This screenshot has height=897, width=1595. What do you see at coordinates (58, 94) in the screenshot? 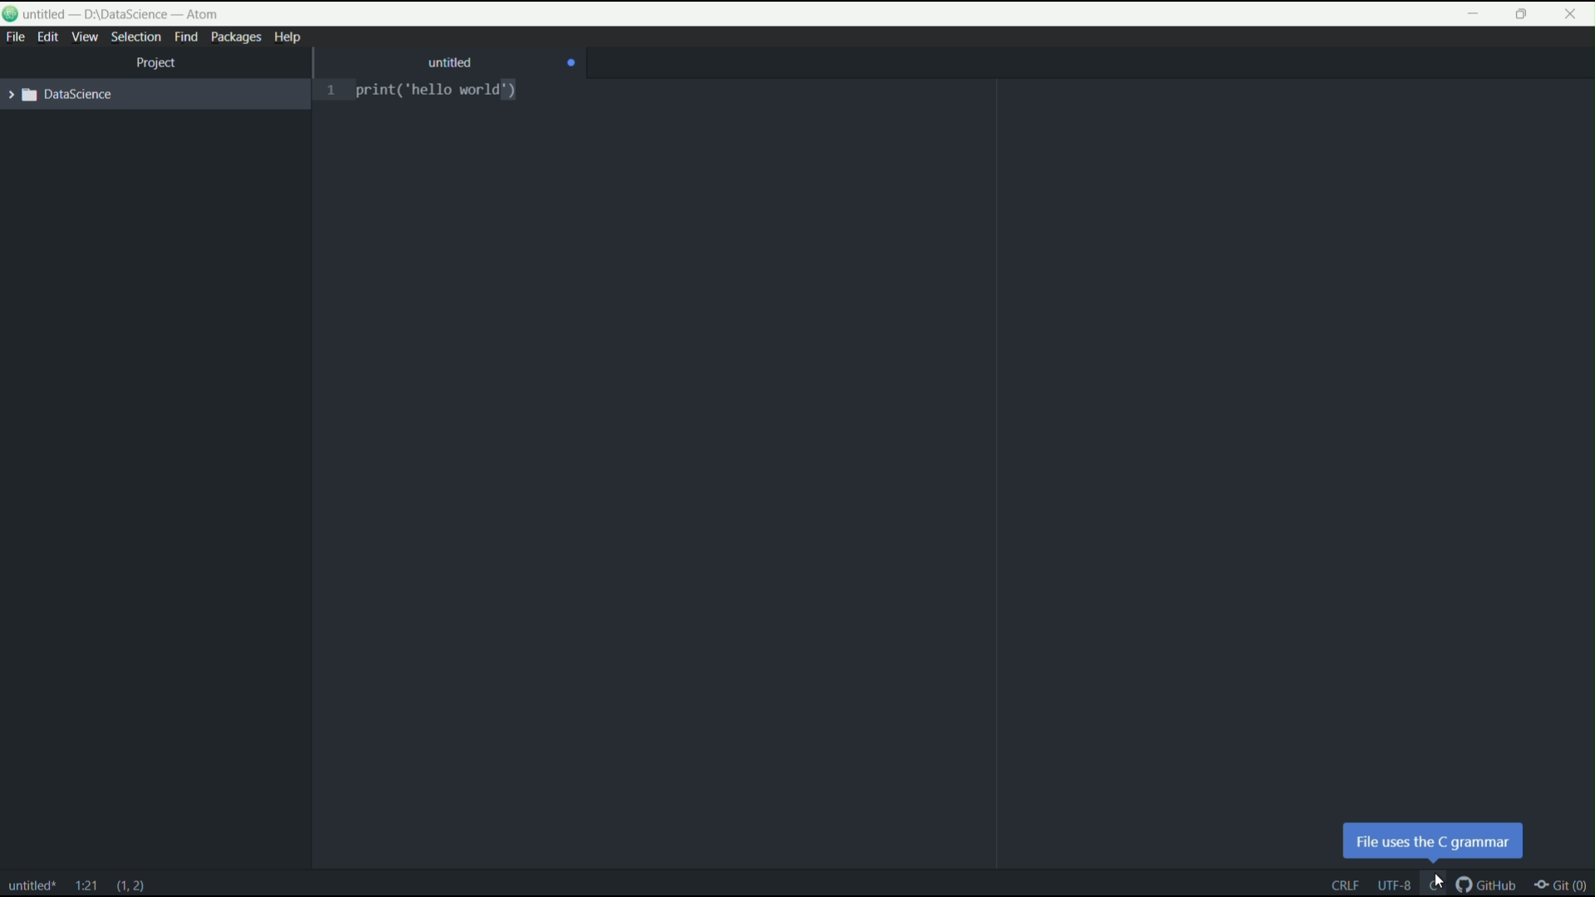
I see `expand folder` at bounding box center [58, 94].